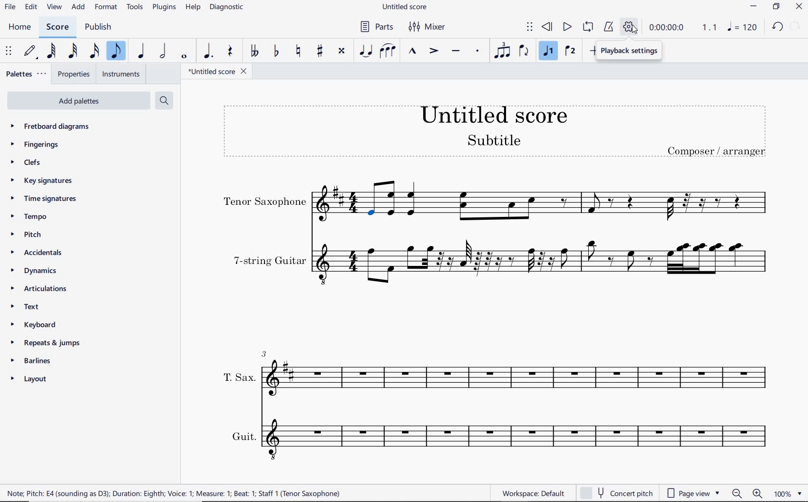 This screenshot has height=502, width=808. Describe the element at coordinates (567, 27) in the screenshot. I see `PLAY` at that location.